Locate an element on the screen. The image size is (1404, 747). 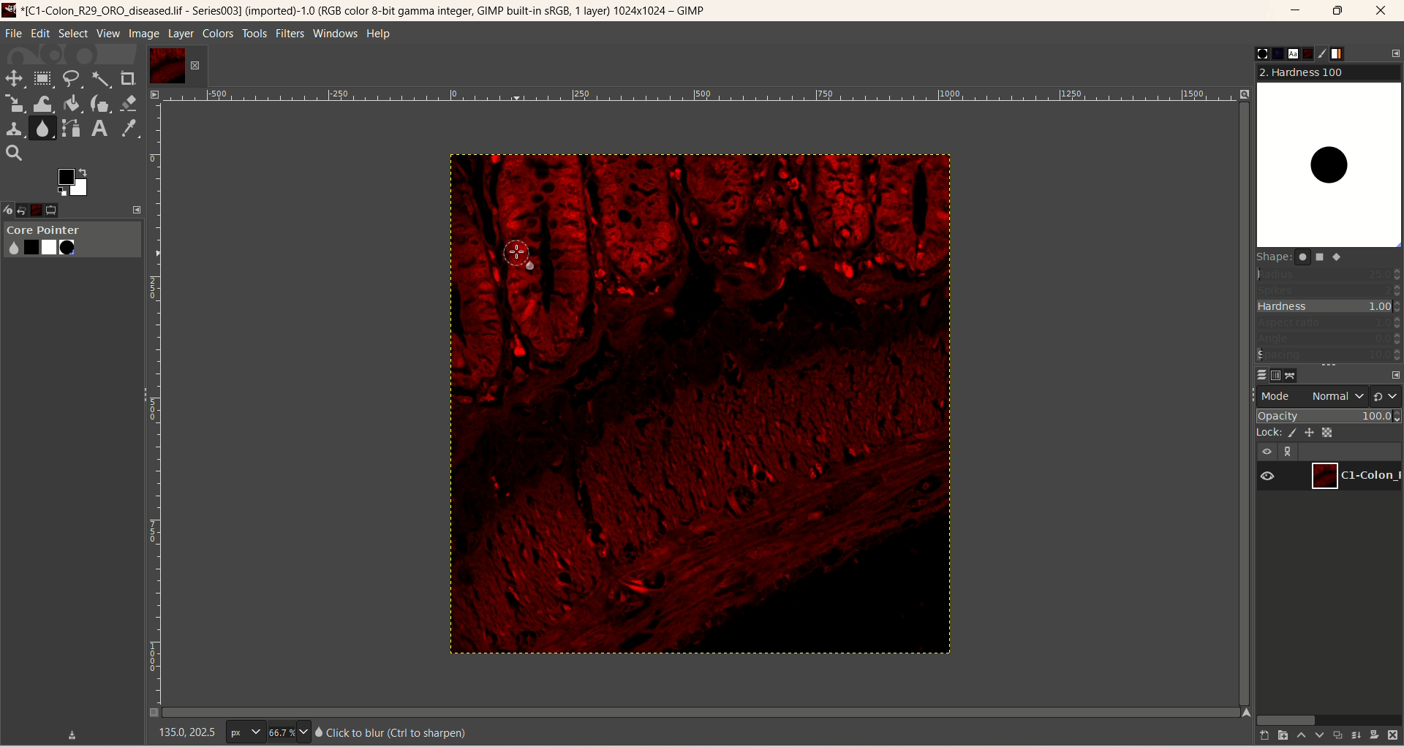
text is located at coordinates (410, 731).